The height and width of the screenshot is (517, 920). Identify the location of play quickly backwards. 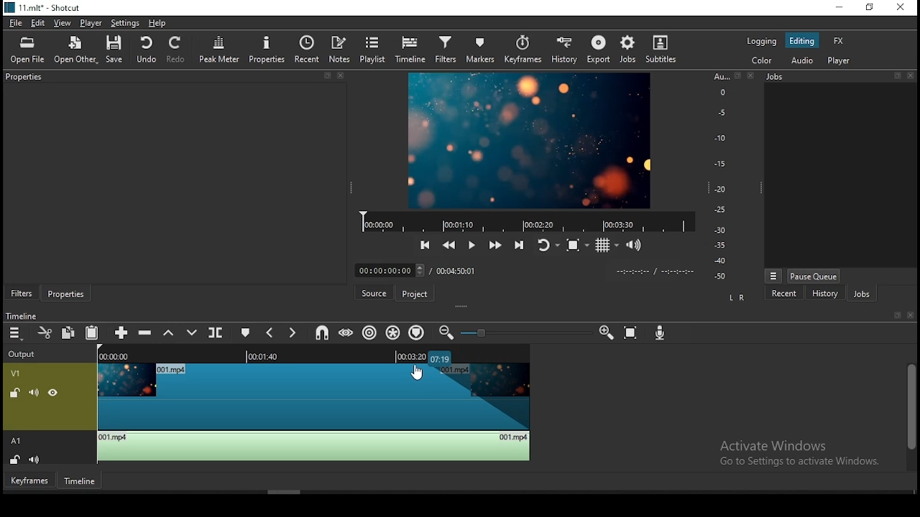
(448, 246).